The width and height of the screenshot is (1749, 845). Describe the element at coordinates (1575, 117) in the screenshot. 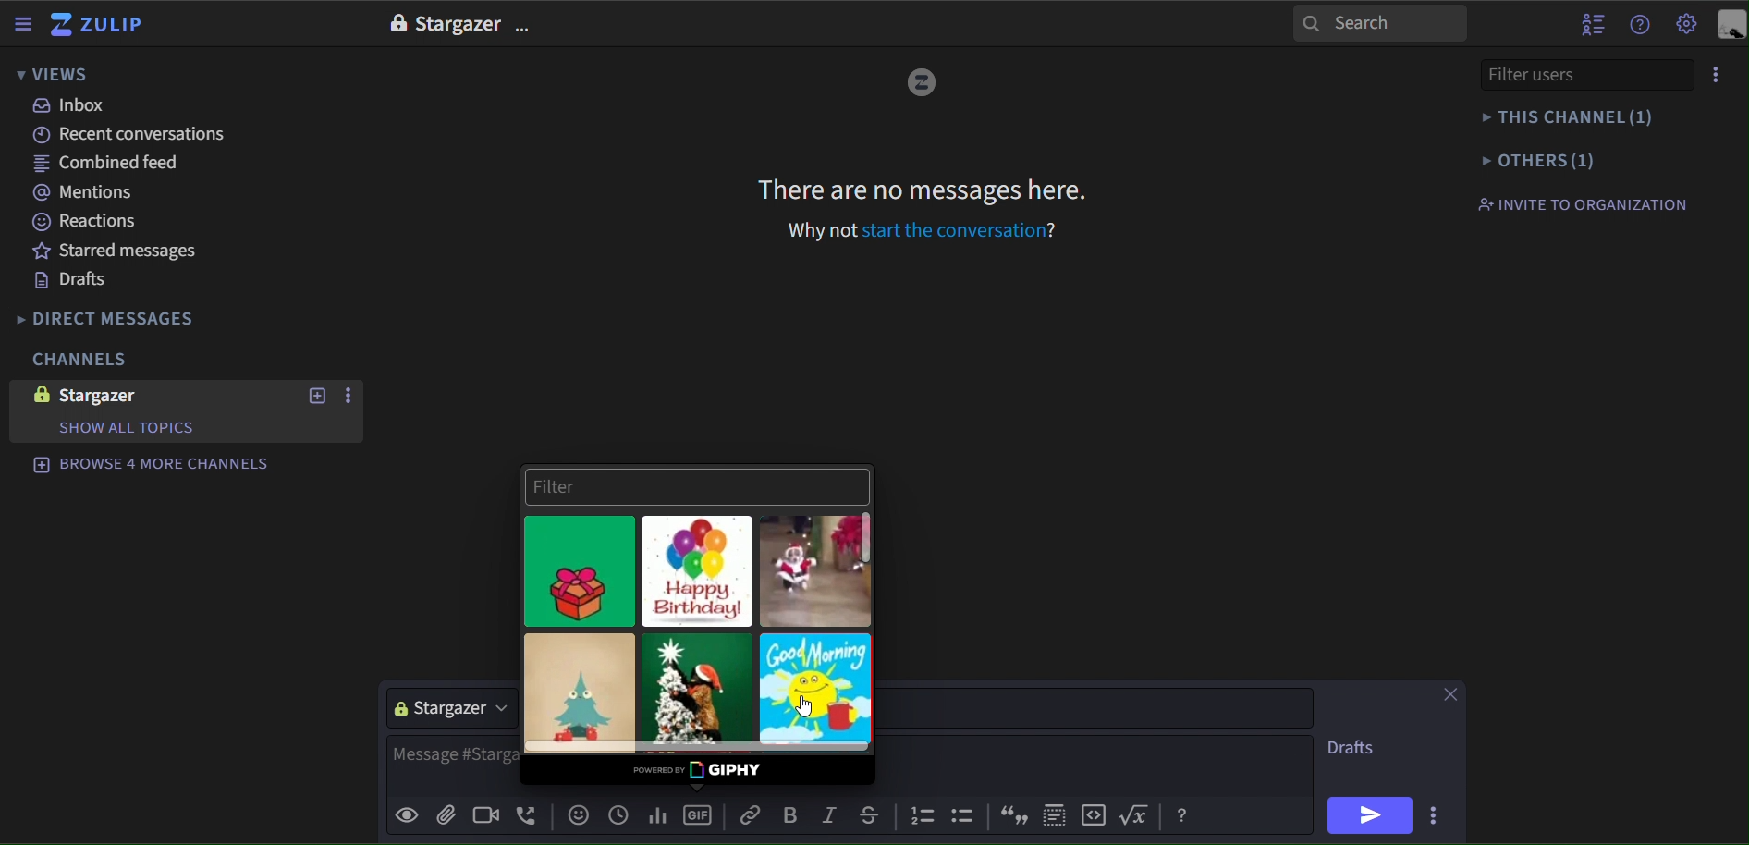

I see `This channel(1)` at that location.